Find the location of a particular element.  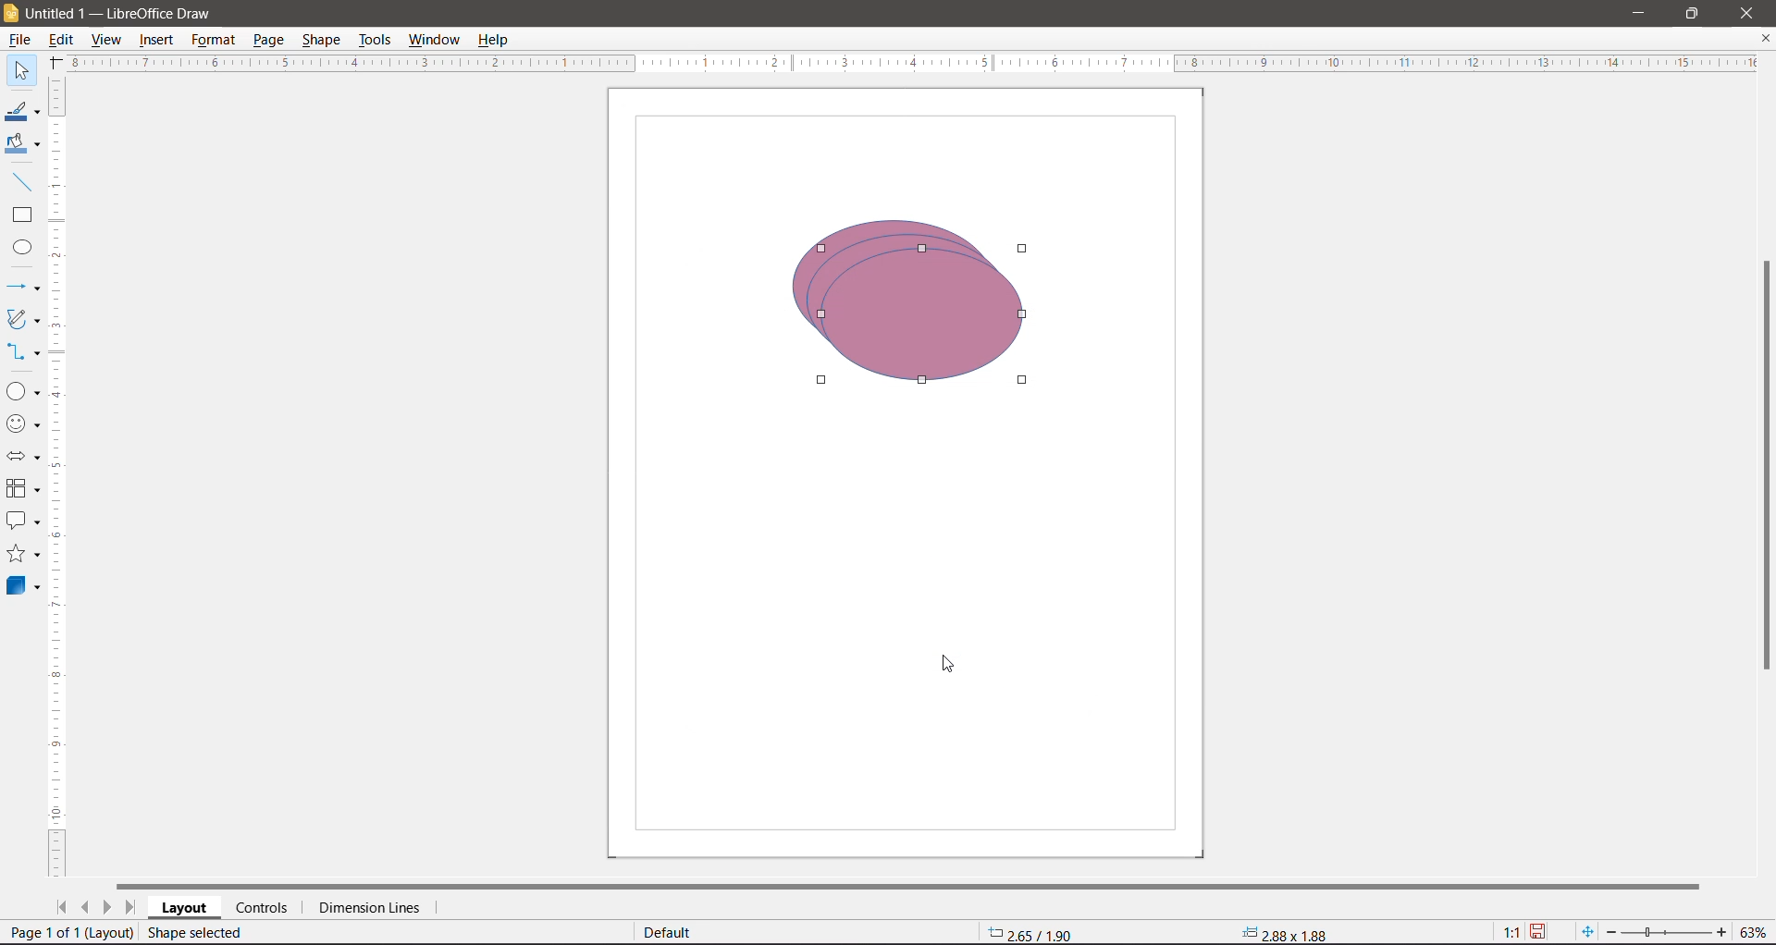

Window is located at coordinates (436, 40).